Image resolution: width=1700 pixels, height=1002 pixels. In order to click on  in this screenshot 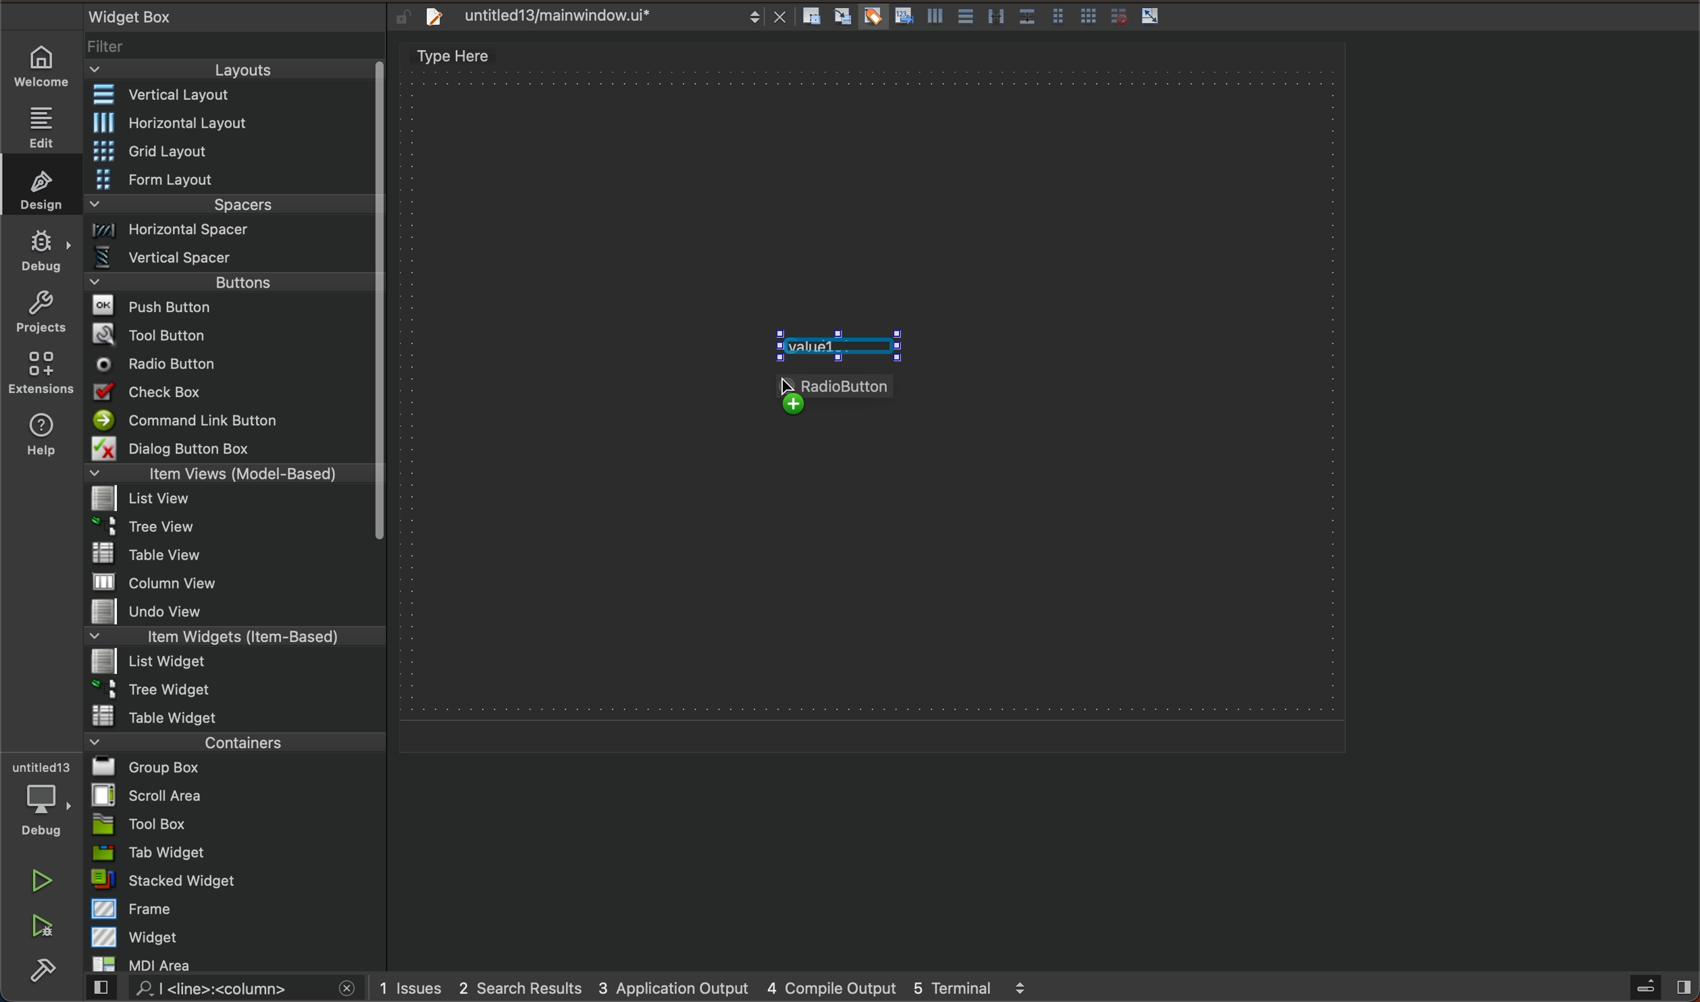, I will do `click(902, 18)`.